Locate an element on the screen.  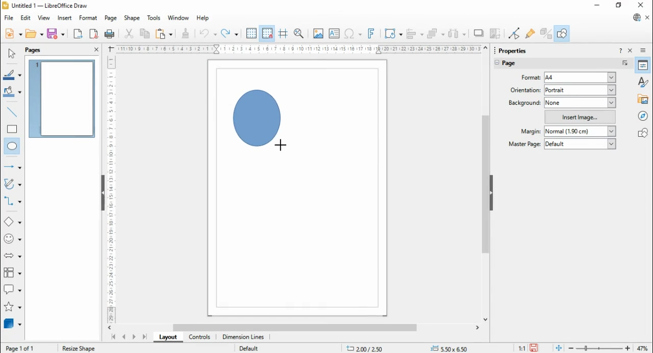
hide is located at coordinates (491, 193).